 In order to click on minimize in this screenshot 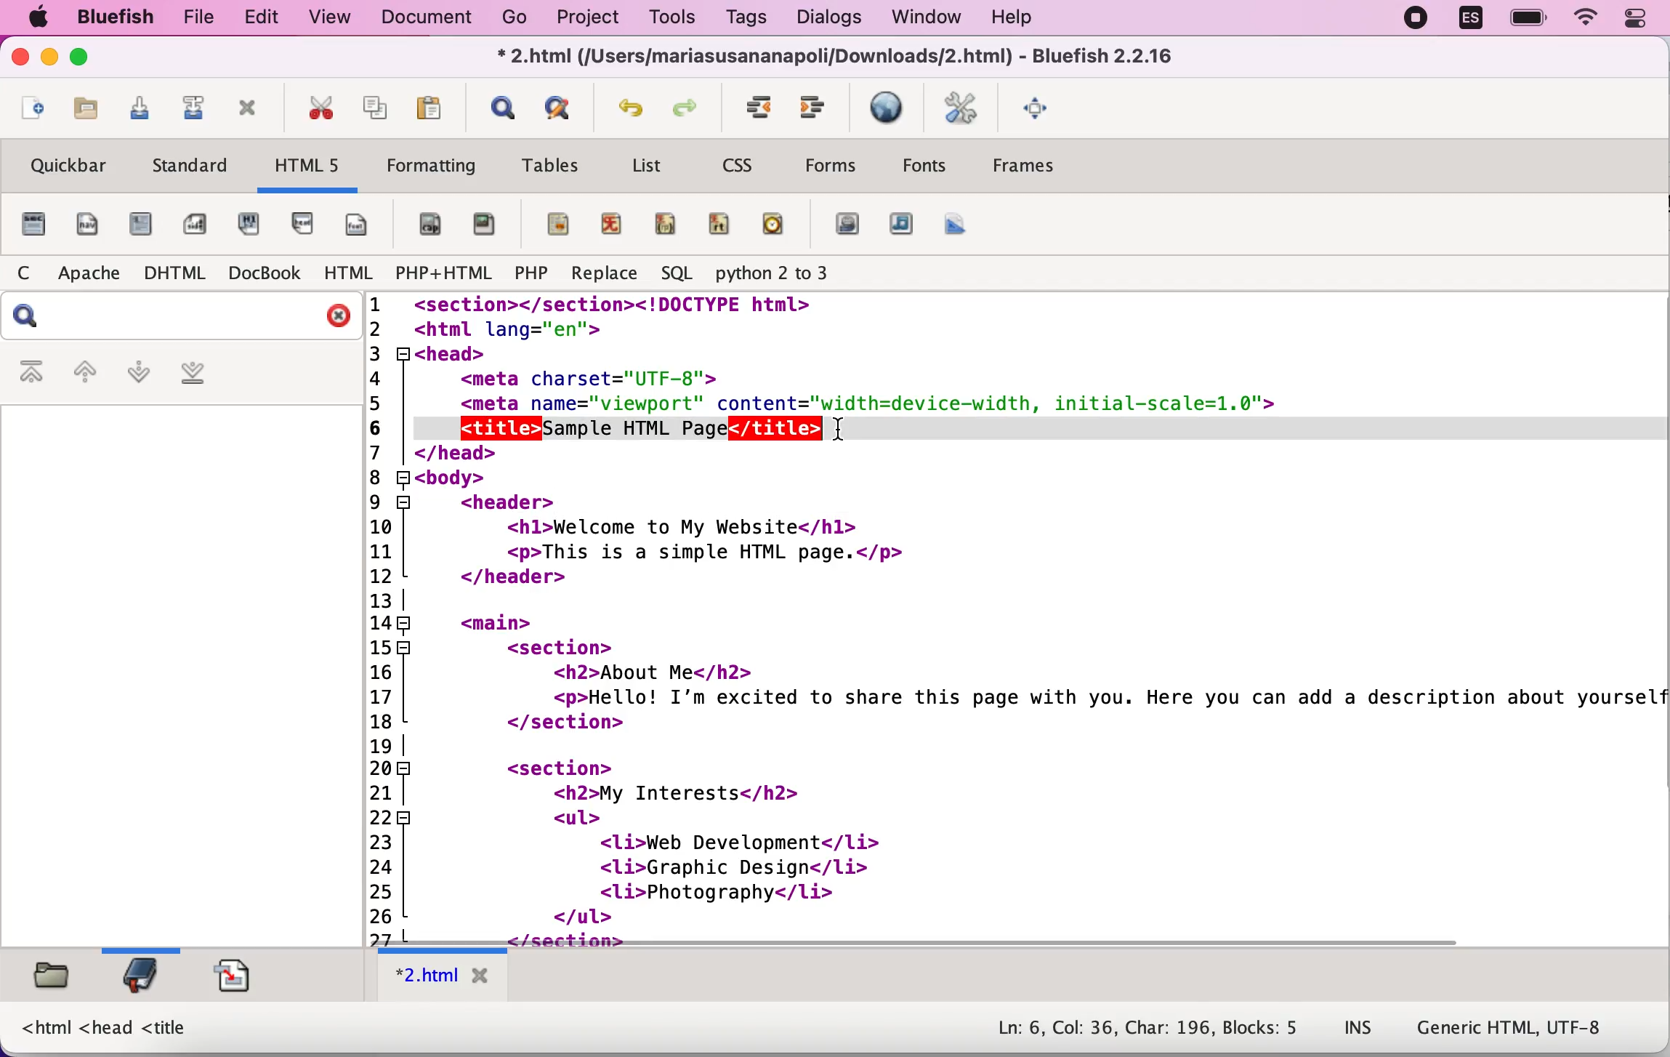, I will do `click(50, 60)`.